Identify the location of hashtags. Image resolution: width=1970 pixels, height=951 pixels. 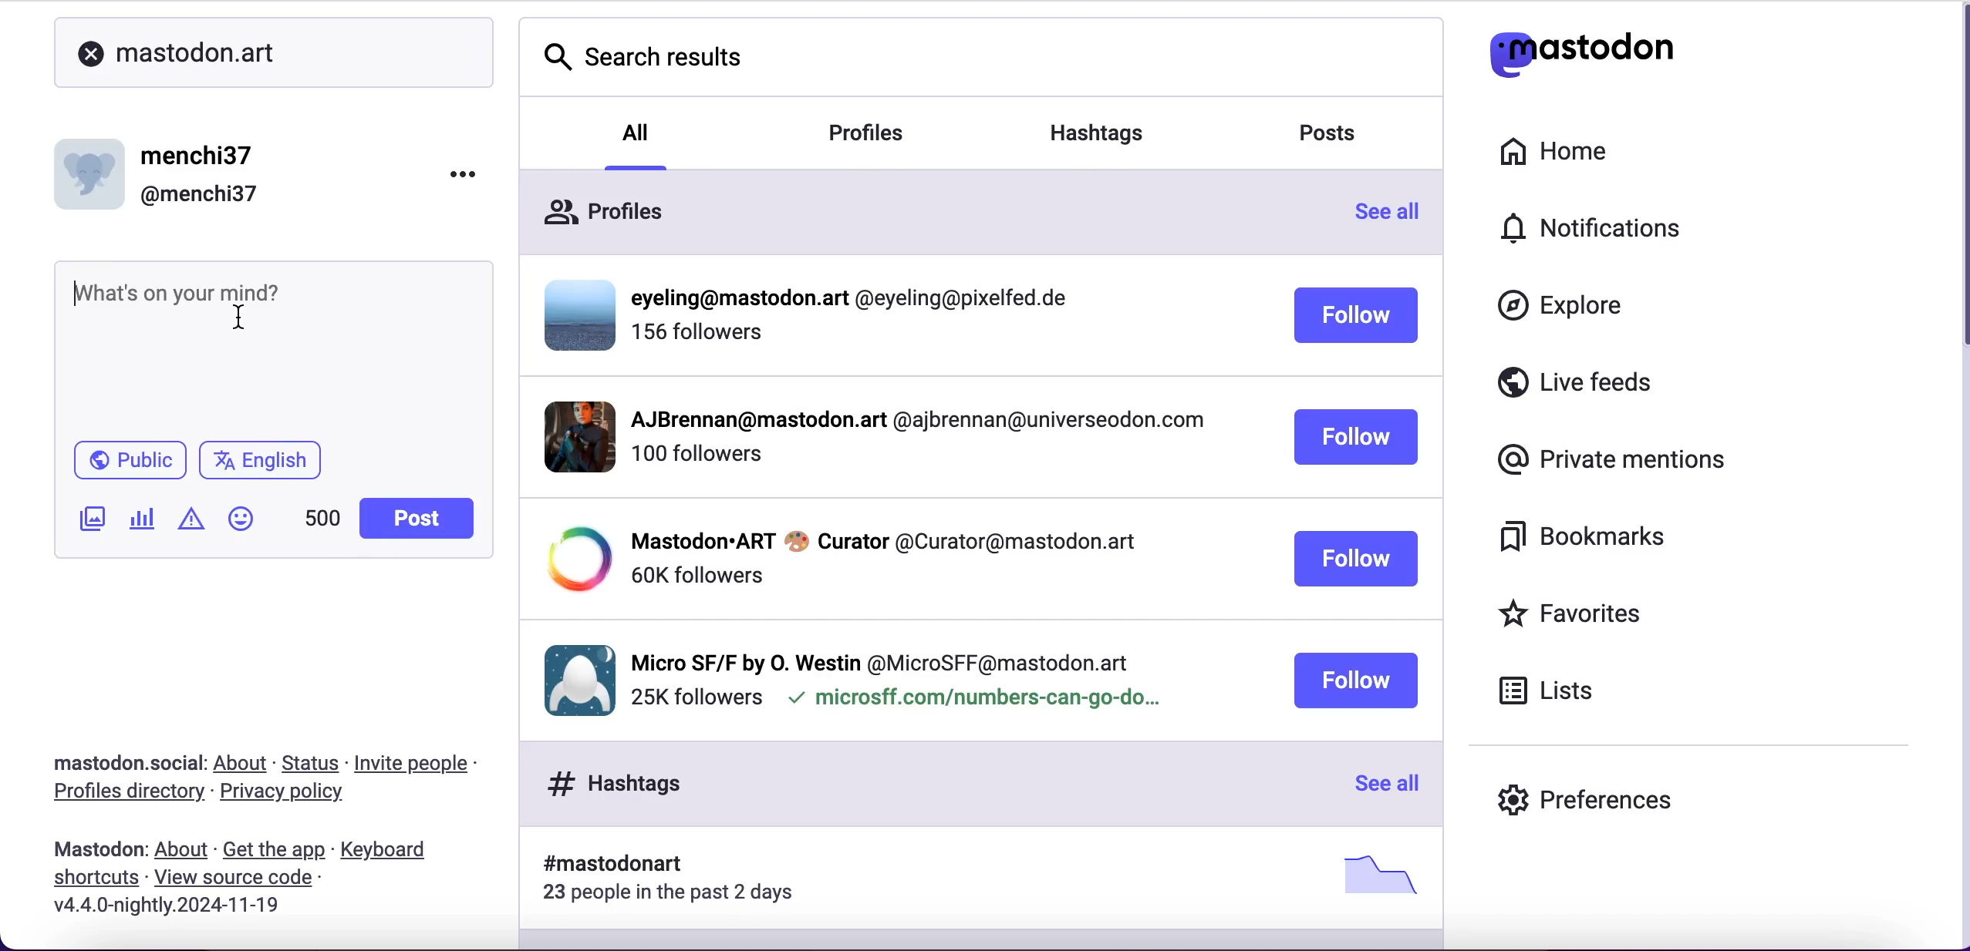
(1097, 135).